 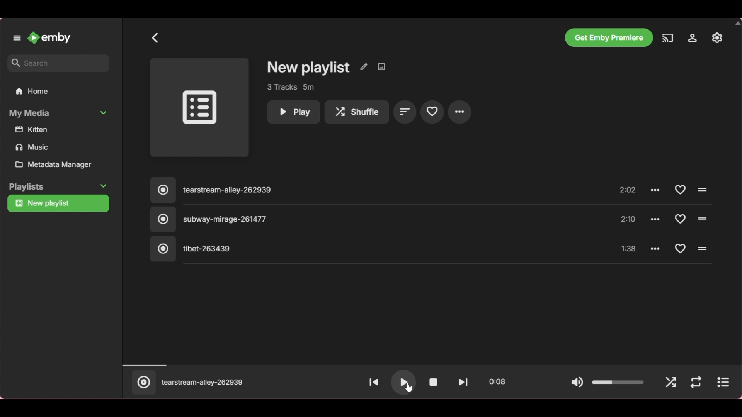 What do you see at coordinates (58, 203) in the screenshot?
I see `Current playlist highlighted` at bounding box center [58, 203].